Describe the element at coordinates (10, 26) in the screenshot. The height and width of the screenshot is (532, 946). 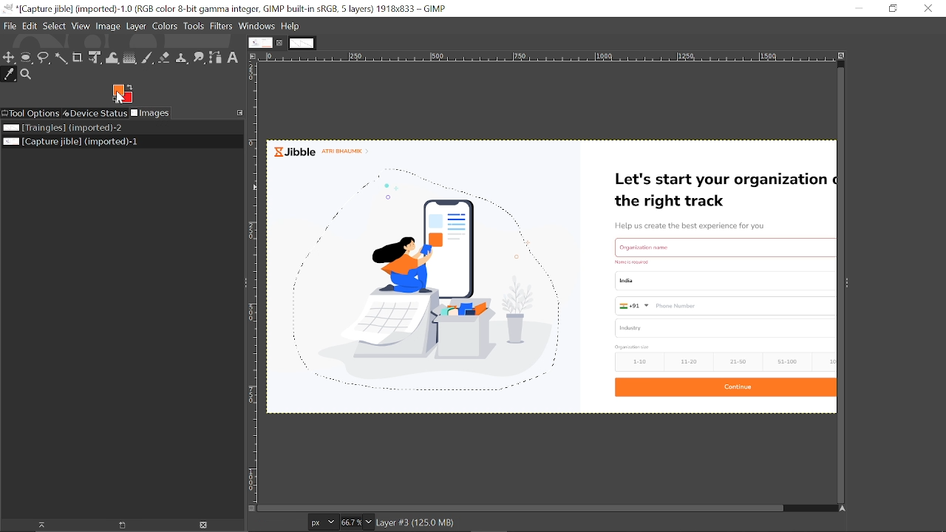
I see `File` at that location.